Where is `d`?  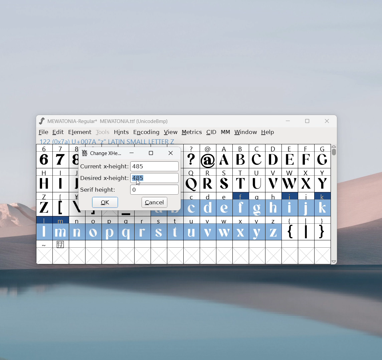
d is located at coordinates (208, 204).